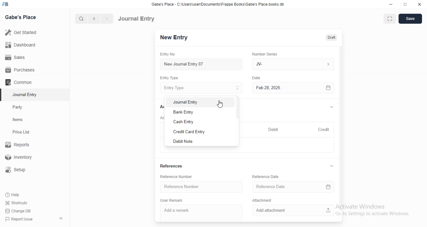  What do you see at coordinates (333, 166) in the screenshot?
I see `v` at bounding box center [333, 166].